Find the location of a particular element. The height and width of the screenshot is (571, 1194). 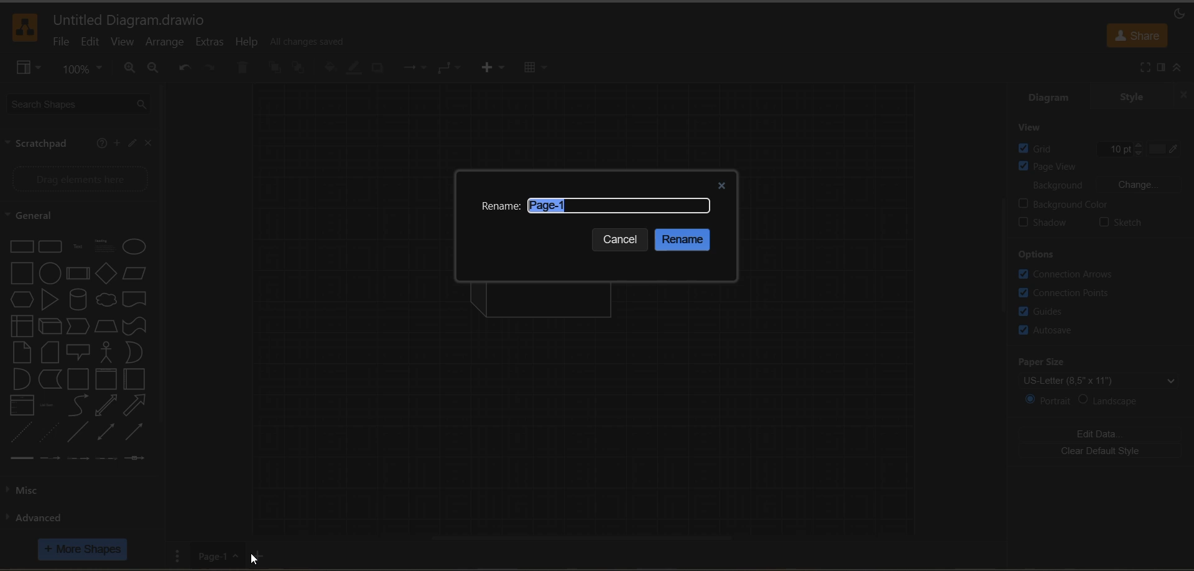

undo is located at coordinates (185, 67).